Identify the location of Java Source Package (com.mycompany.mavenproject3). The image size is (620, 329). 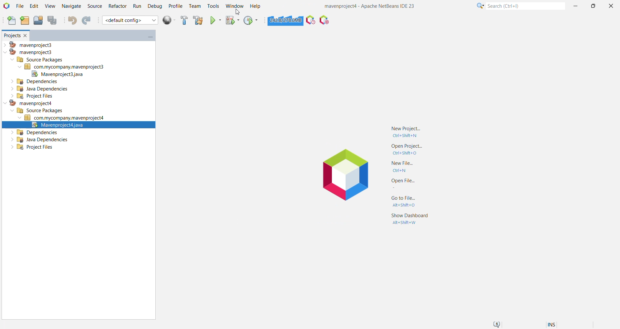
(67, 67).